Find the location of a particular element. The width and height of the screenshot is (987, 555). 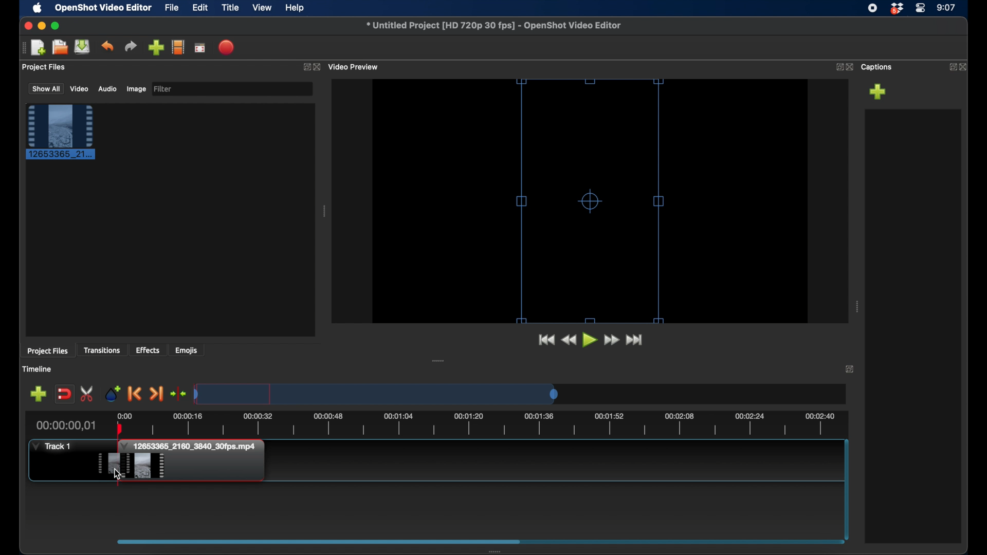

0.00 is located at coordinates (123, 415).